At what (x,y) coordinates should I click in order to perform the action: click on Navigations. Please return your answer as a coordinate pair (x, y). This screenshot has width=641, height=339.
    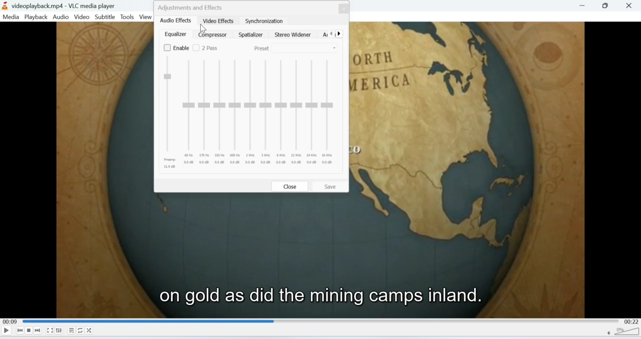
    Looking at the image, I should click on (337, 34).